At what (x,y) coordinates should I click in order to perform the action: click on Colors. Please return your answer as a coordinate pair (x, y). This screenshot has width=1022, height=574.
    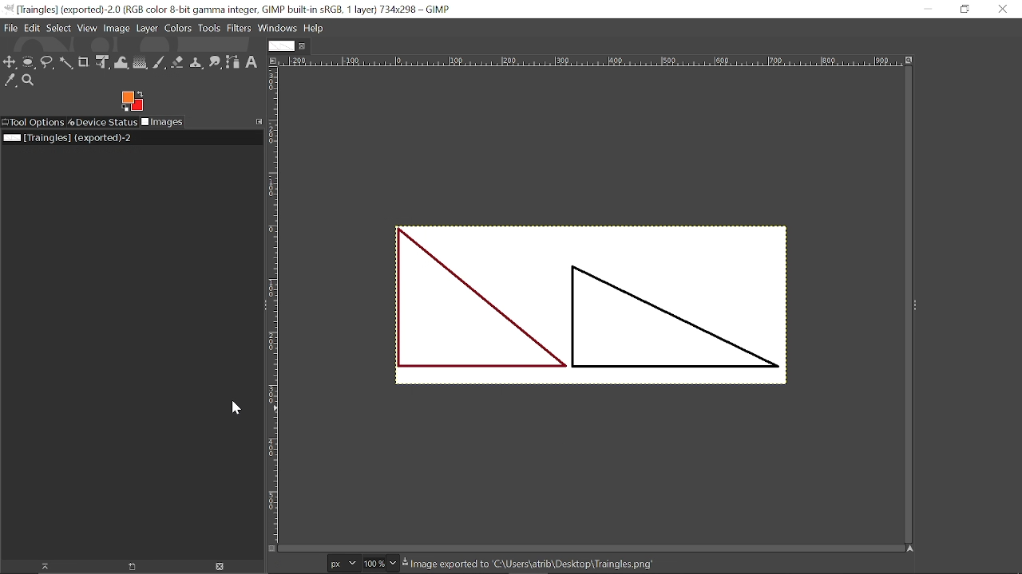
    Looking at the image, I should click on (179, 29).